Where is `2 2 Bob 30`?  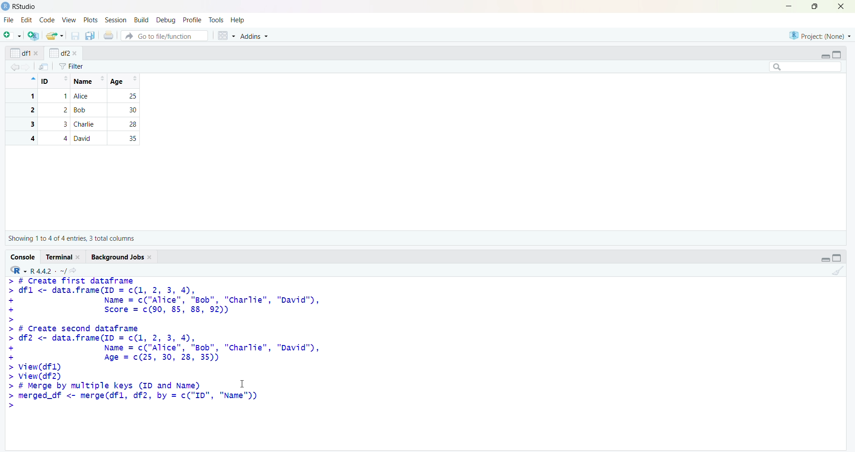
2 2 Bob 30 is located at coordinates (77, 110).